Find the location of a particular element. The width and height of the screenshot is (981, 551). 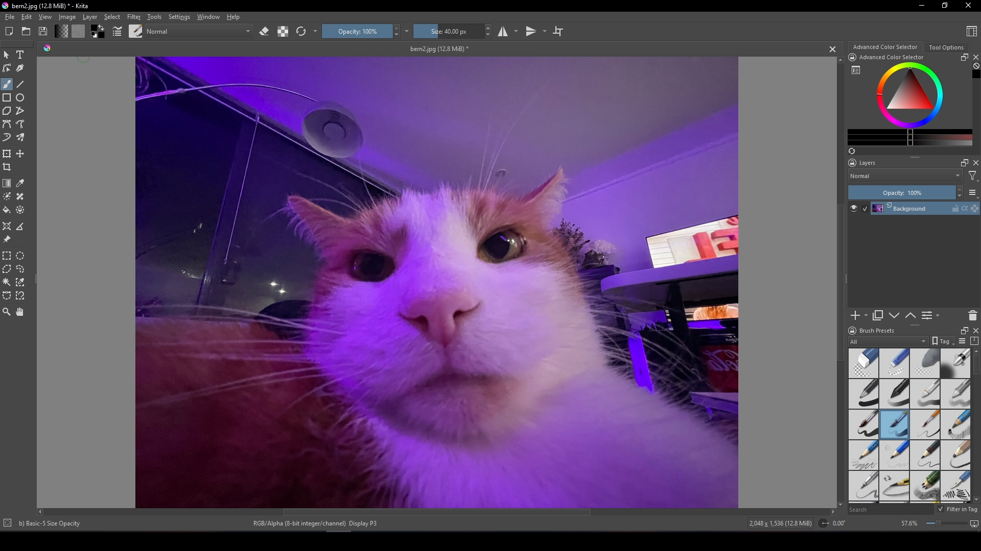

Measure distance between two points is located at coordinates (19, 227).